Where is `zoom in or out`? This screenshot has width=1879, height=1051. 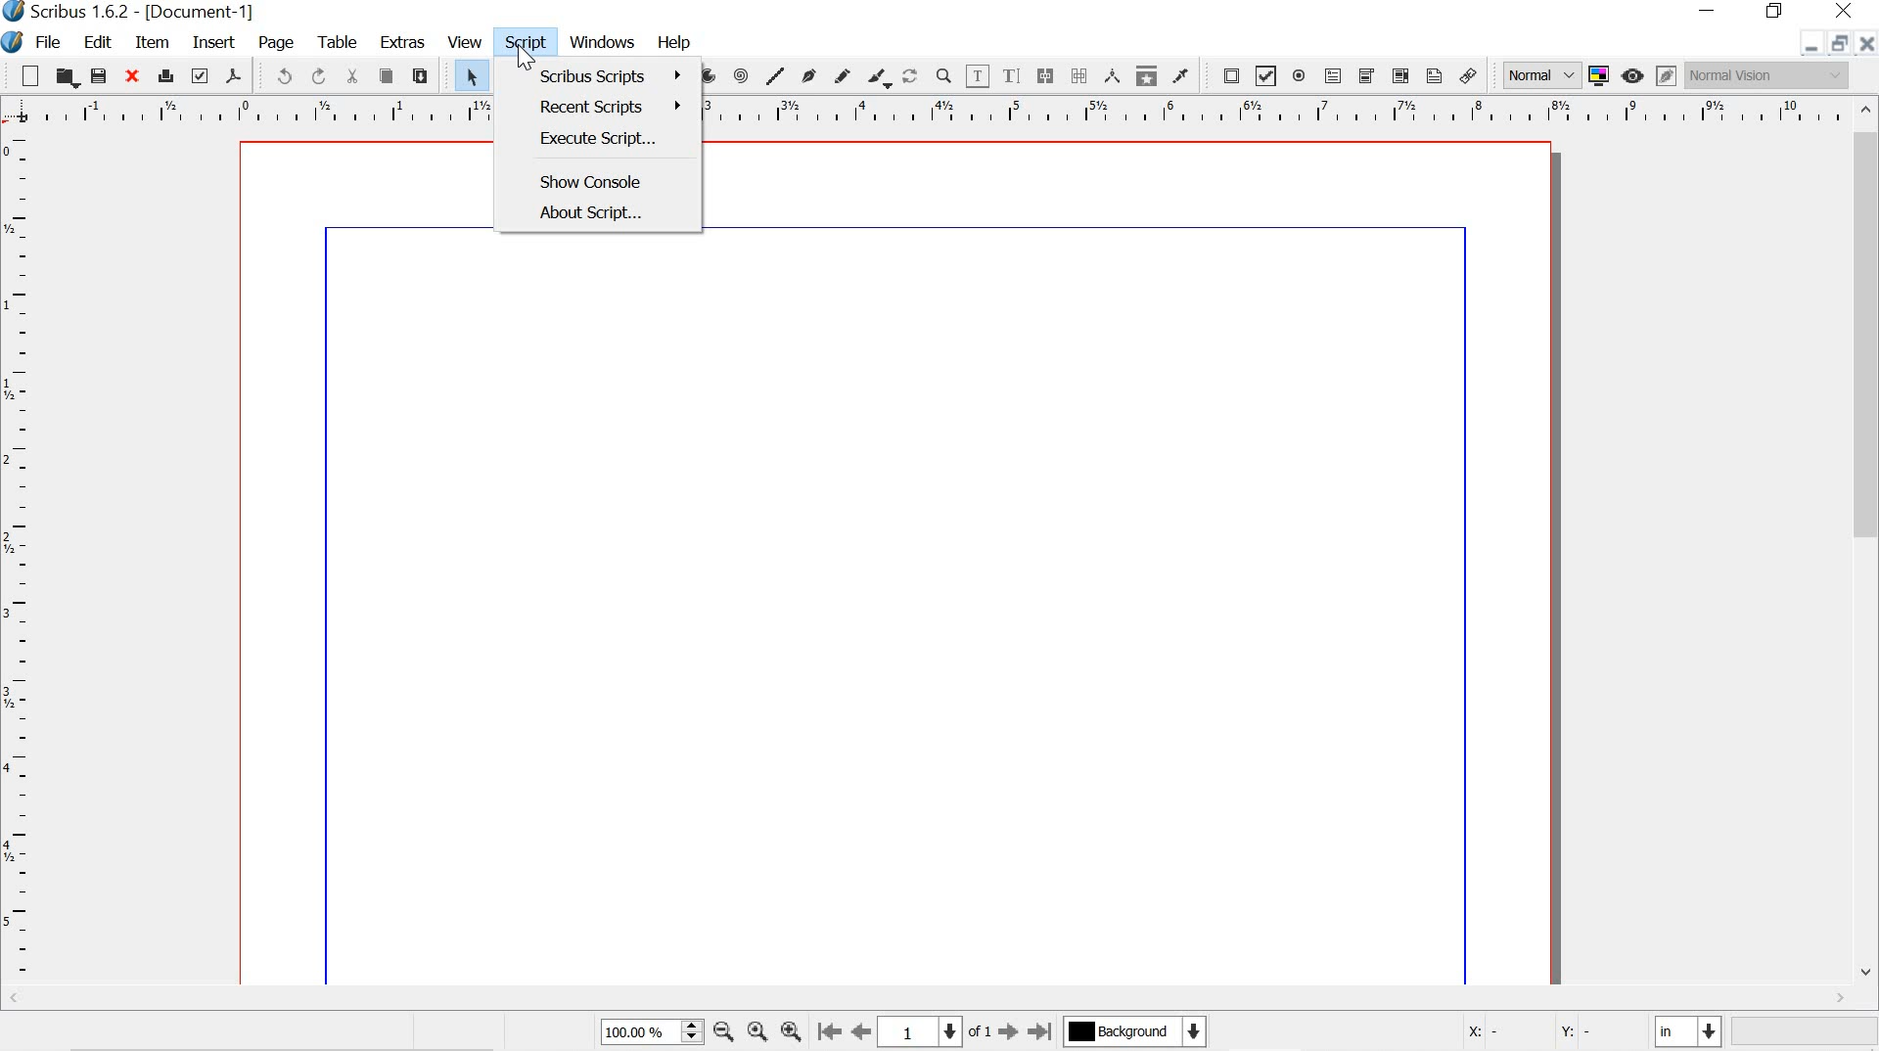
zoom in or out is located at coordinates (944, 76).